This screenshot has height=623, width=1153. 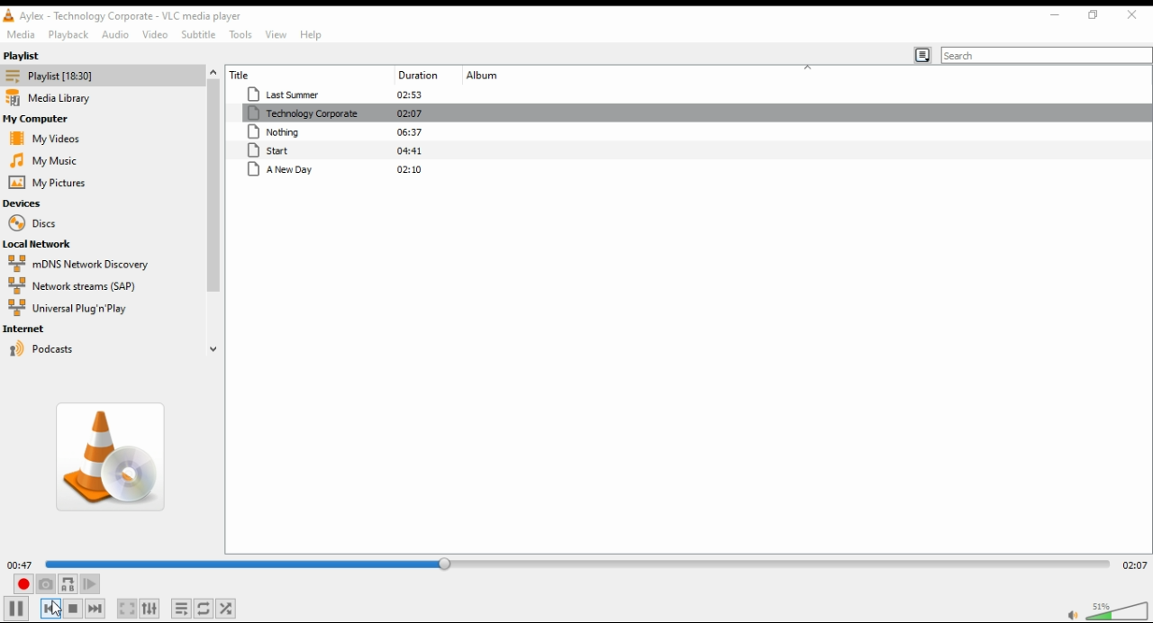 What do you see at coordinates (303, 113) in the screenshot?
I see `technology corporate` at bounding box center [303, 113].